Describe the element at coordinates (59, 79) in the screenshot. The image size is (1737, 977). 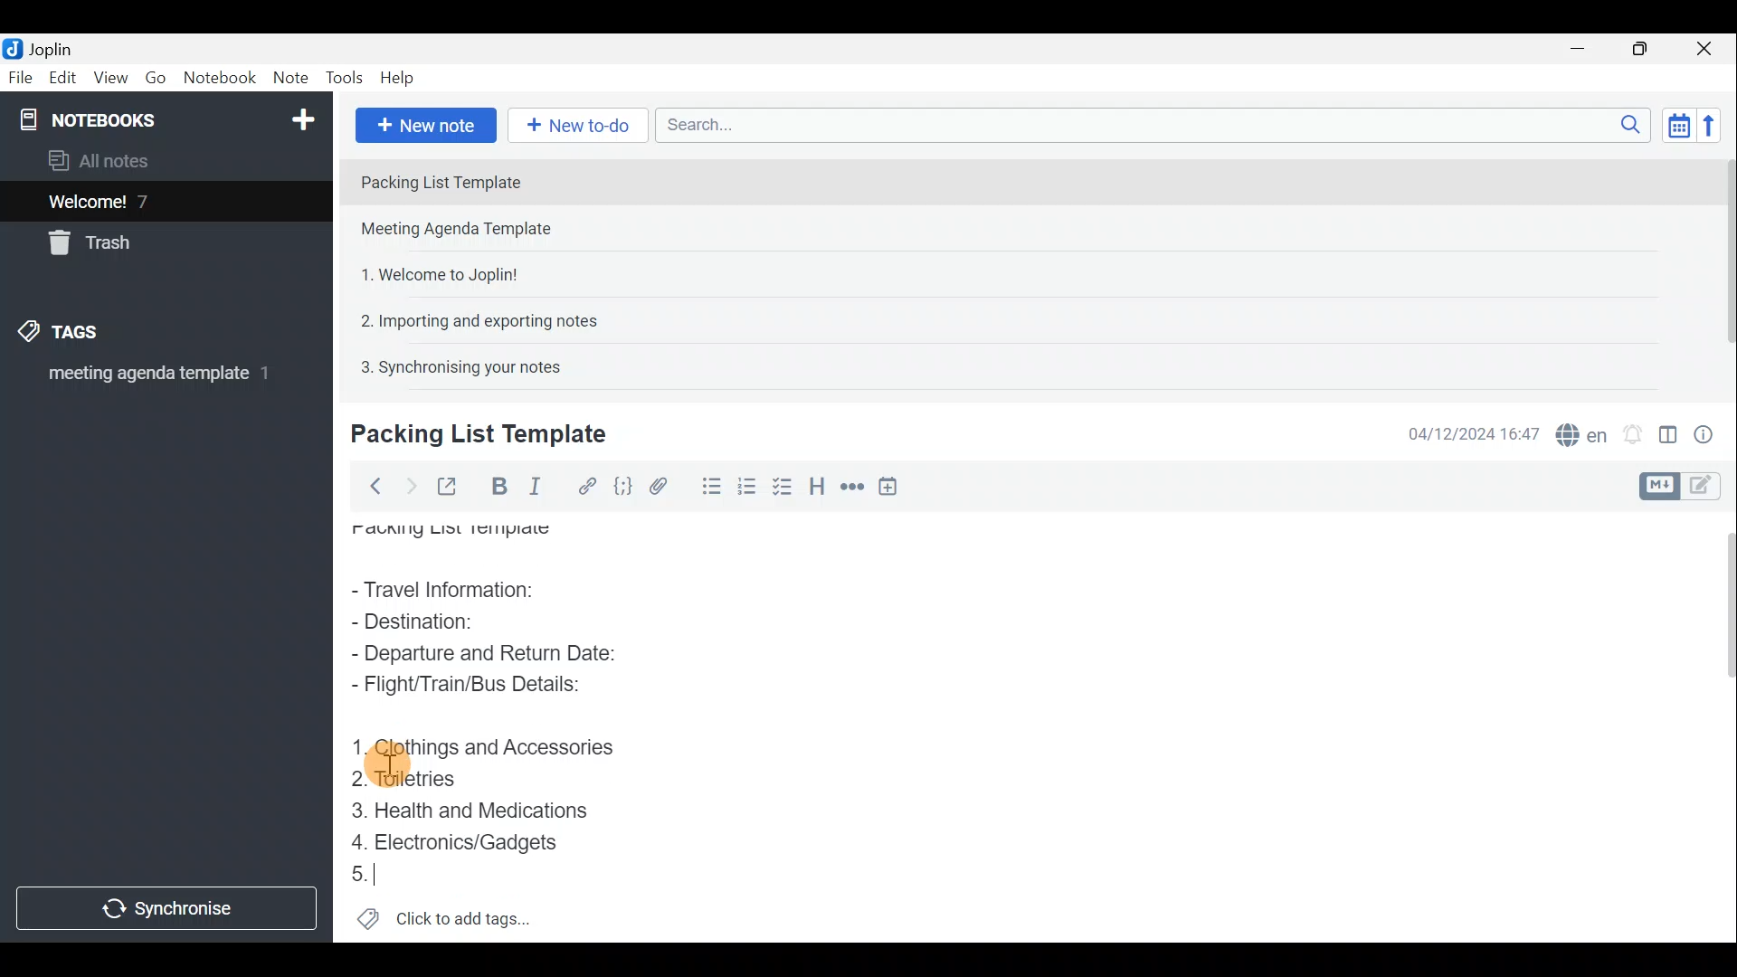
I see `Edit` at that location.